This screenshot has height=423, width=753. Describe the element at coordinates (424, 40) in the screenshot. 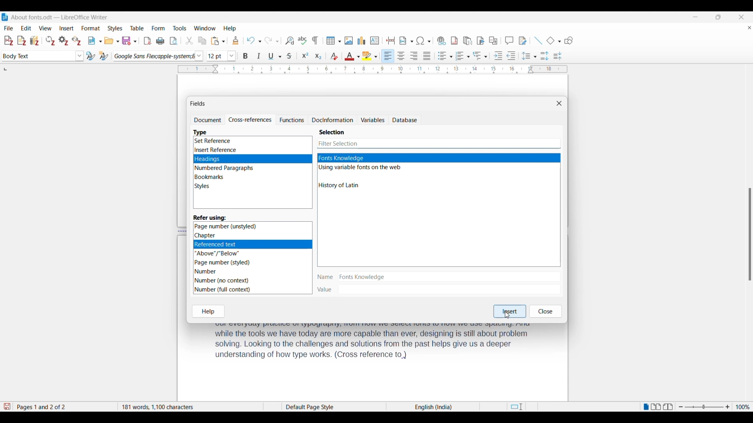

I see `Special character options` at that location.